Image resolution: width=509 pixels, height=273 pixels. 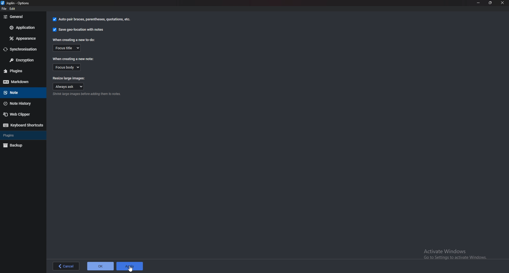 I want to click on encryption, so click(x=23, y=60).